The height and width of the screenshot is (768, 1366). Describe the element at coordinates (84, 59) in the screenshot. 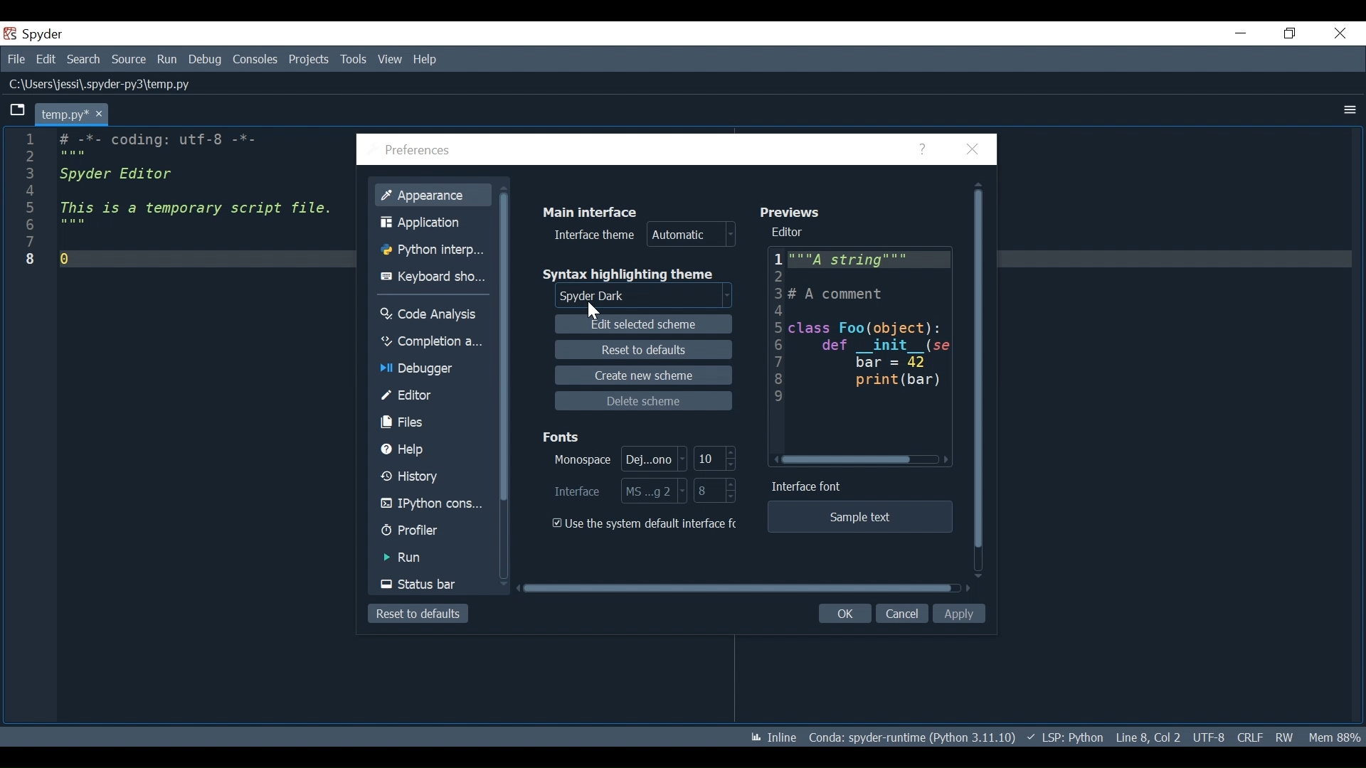

I see `Search` at that location.